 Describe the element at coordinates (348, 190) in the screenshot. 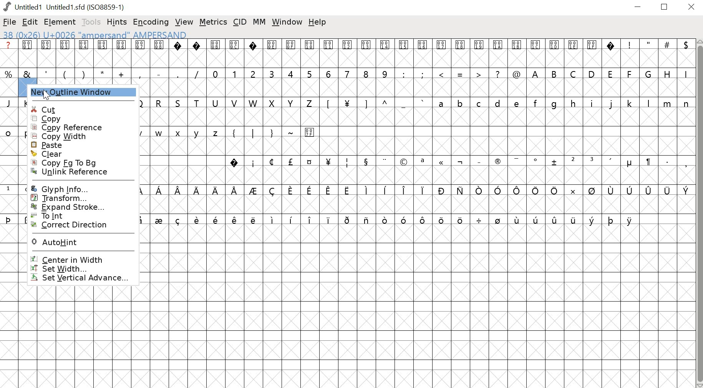

I see `symbol` at that location.